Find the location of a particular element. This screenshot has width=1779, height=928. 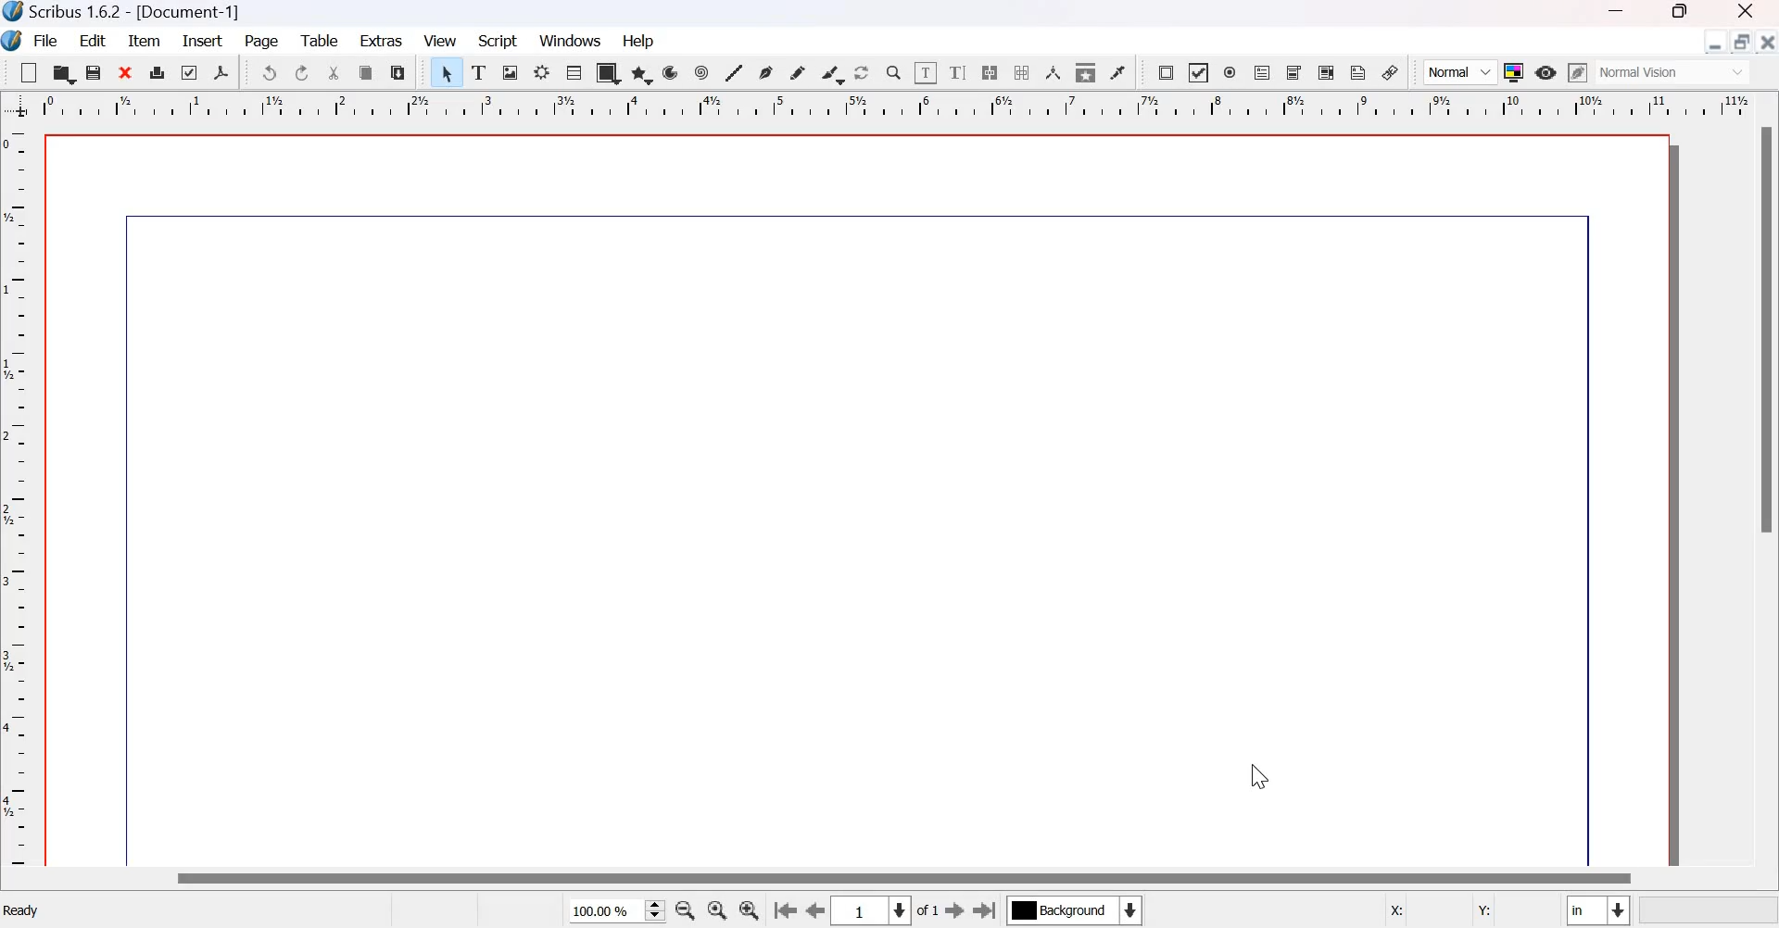

of 1 is located at coordinates (928, 911).